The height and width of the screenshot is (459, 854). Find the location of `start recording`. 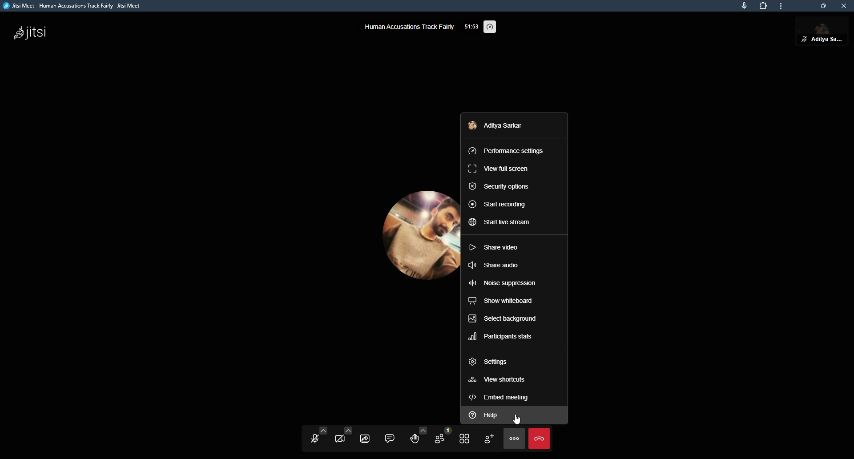

start recording is located at coordinates (500, 204).